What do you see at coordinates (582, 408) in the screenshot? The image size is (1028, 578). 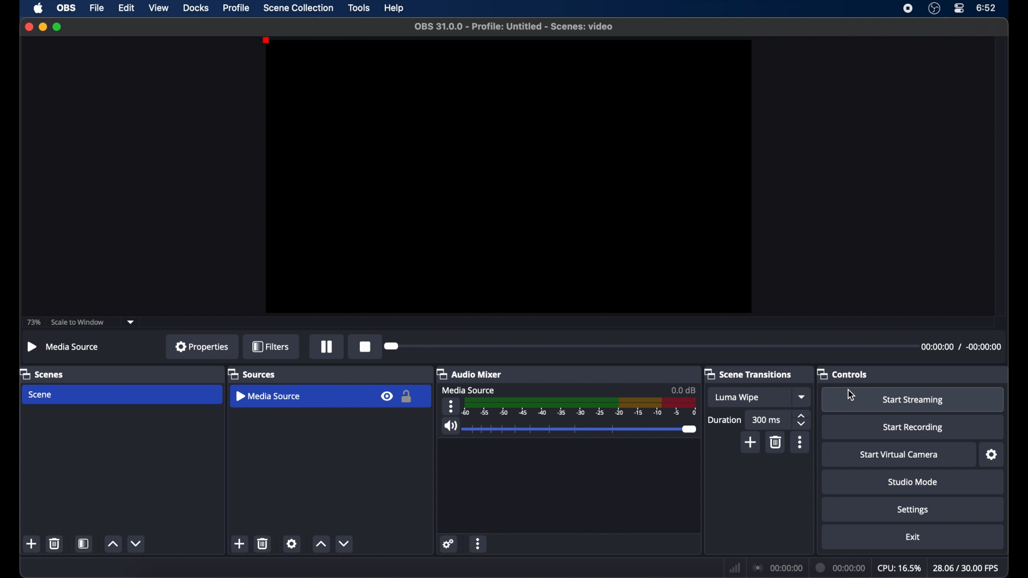 I see `timeline` at bounding box center [582, 408].